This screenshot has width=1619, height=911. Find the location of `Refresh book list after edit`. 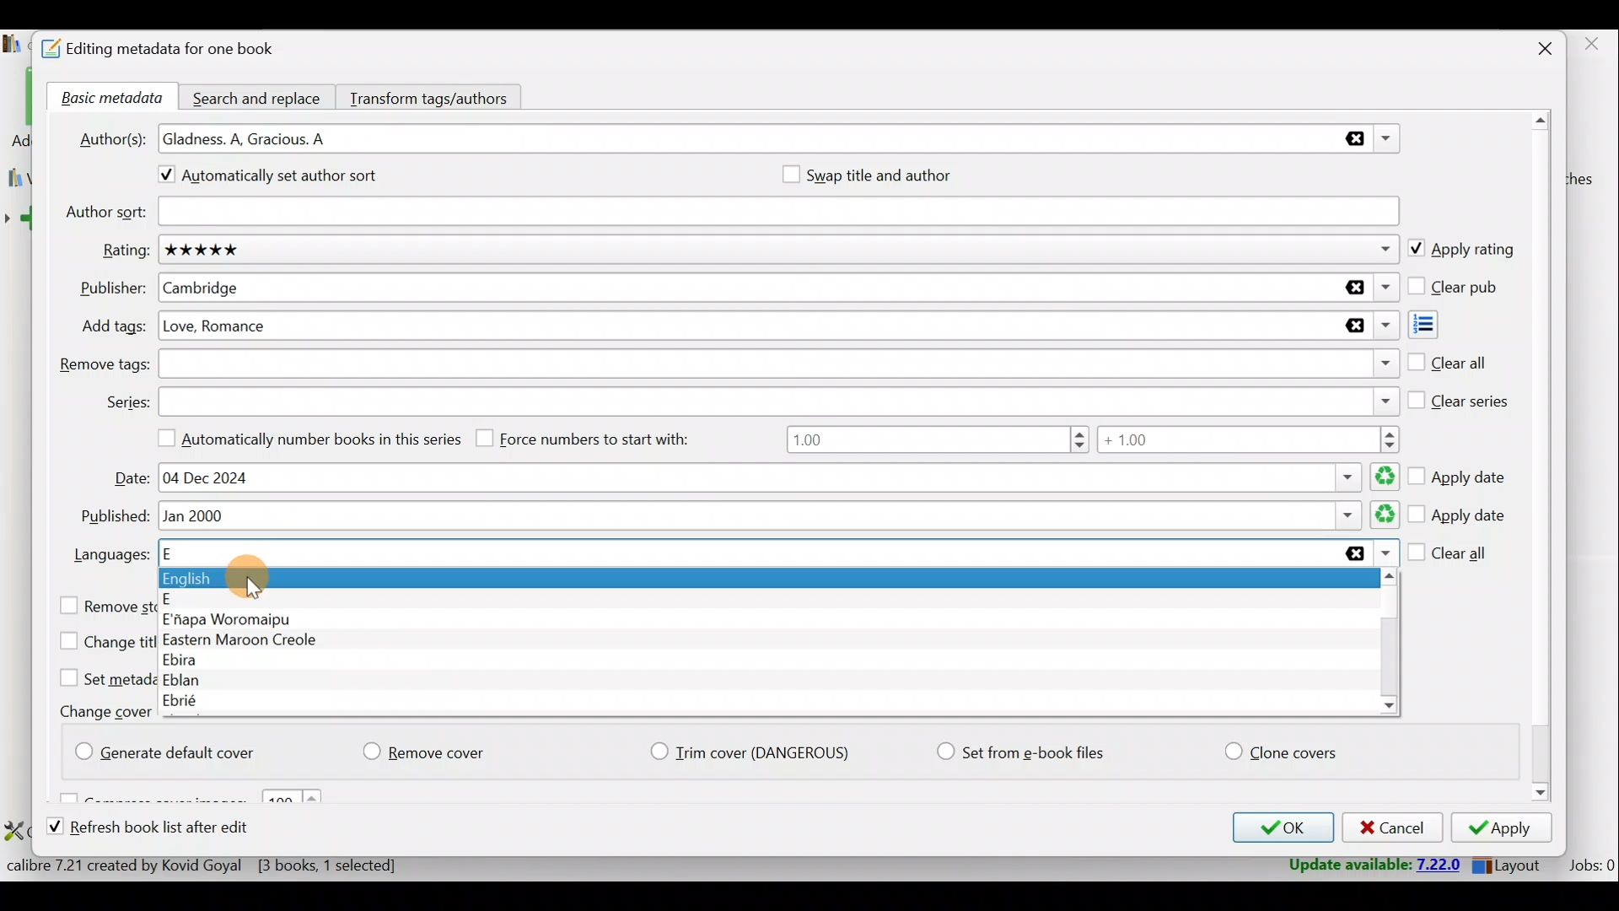

Refresh book list after edit is located at coordinates (164, 829).